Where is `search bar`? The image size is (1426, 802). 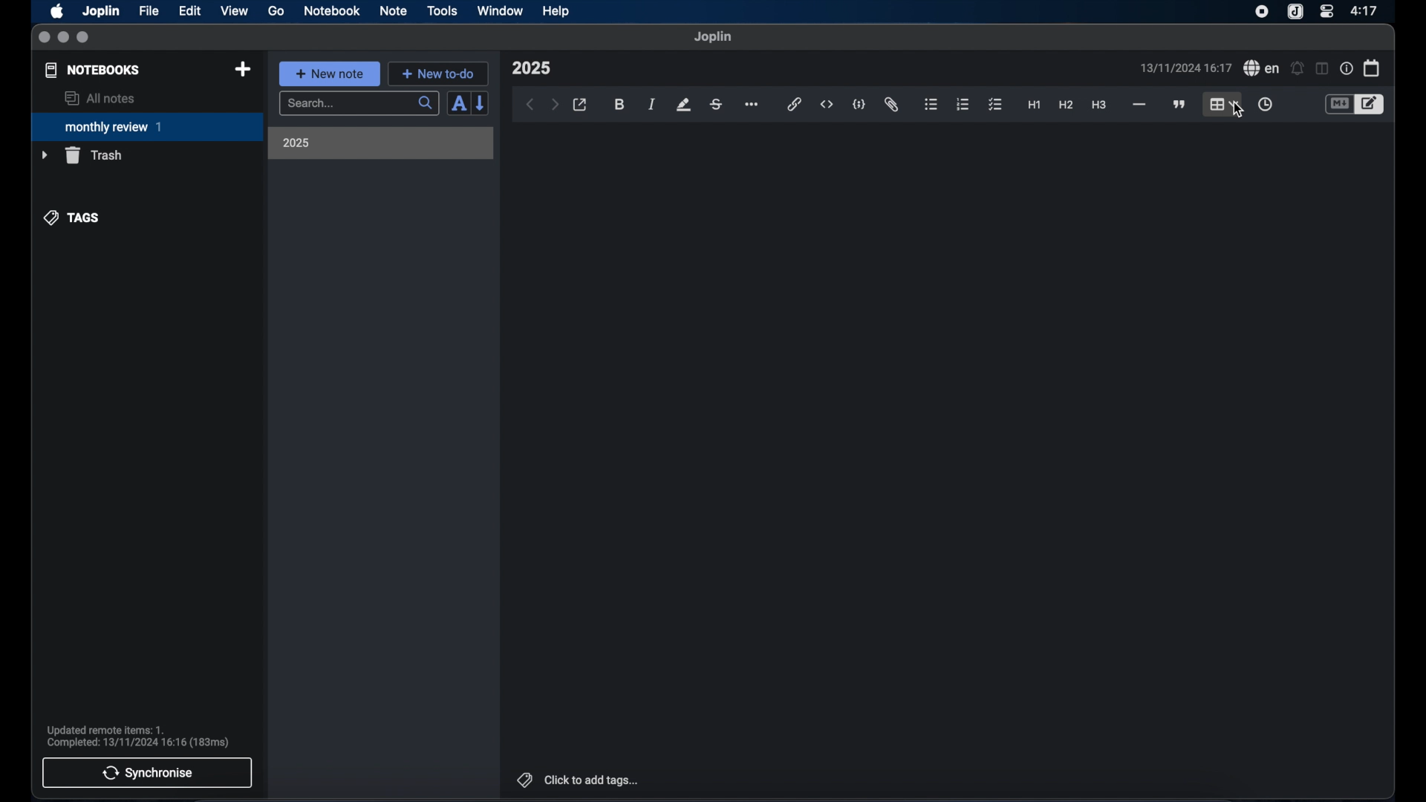 search bar is located at coordinates (359, 105).